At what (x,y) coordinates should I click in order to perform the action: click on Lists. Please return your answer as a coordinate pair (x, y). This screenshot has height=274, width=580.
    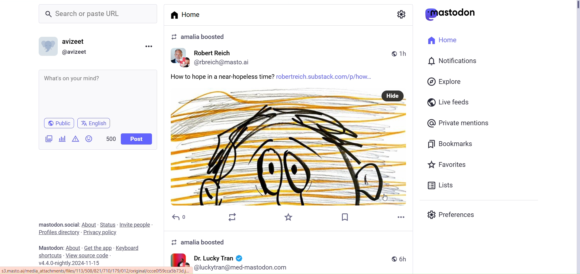
    Looking at the image, I should click on (442, 185).